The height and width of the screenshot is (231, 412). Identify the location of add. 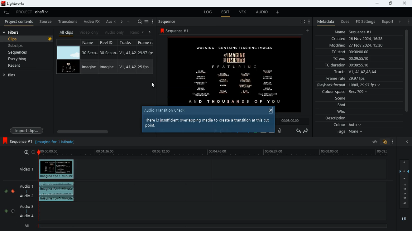
(399, 21).